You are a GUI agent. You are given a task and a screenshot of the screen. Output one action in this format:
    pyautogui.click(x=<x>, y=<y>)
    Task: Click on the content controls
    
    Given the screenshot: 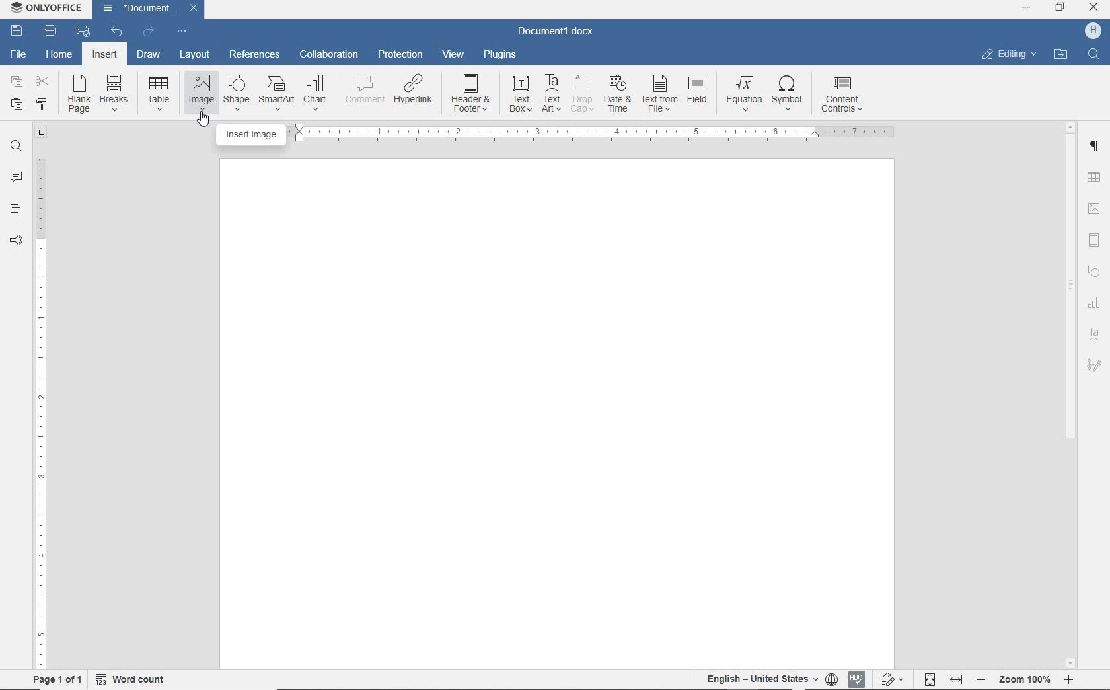 What is the action you would take?
    pyautogui.click(x=845, y=96)
    